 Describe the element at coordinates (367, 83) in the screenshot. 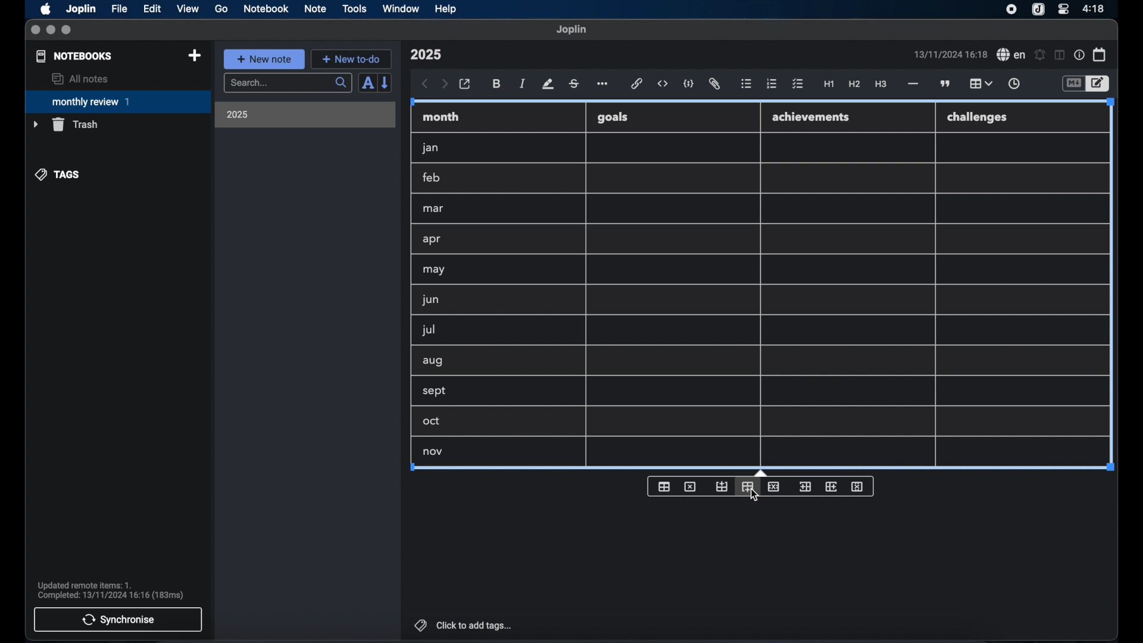

I see `sort order field` at that location.